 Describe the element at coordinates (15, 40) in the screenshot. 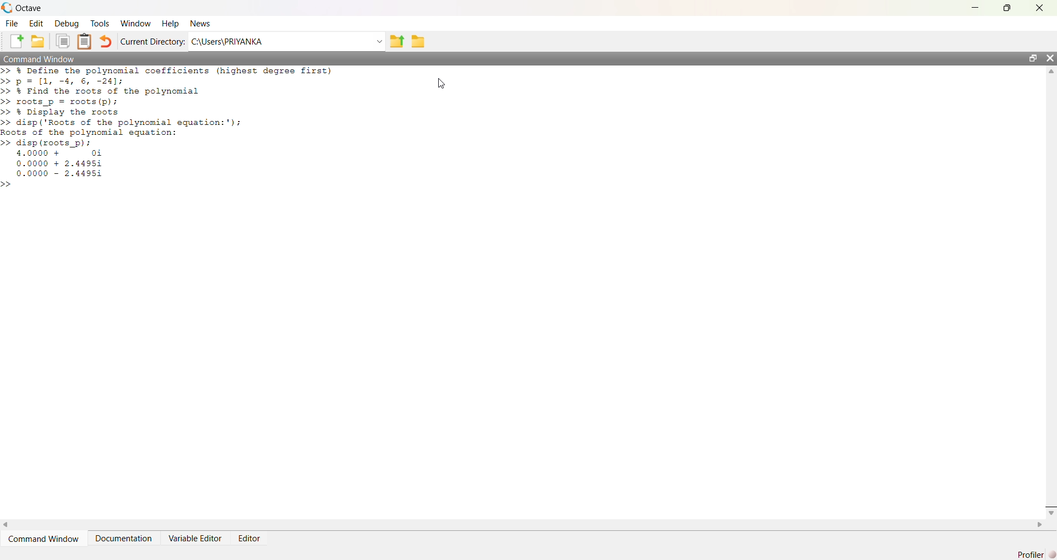

I see `Create a new file` at that location.